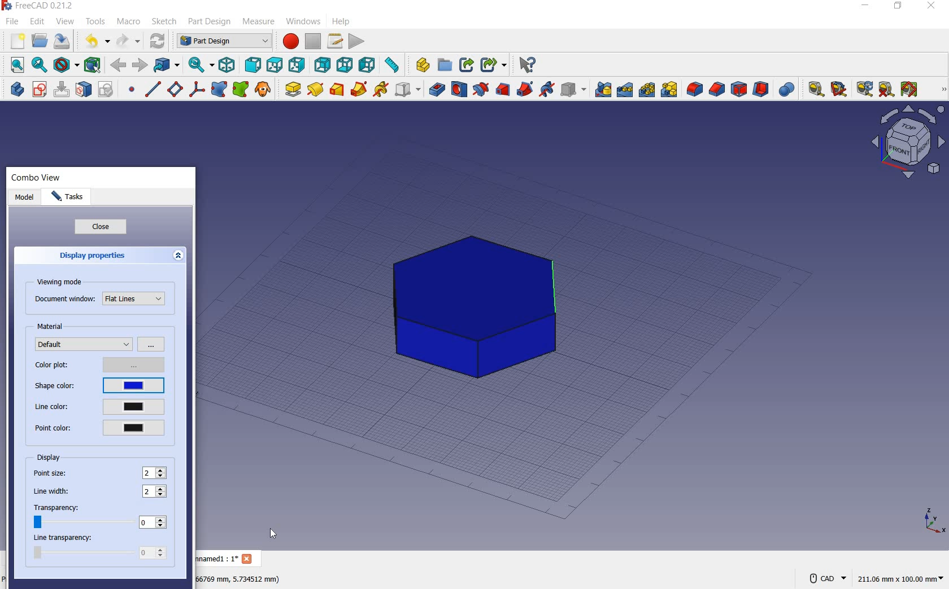 The height and width of the screenshot is (589, 949). What do you see at coordinates (134, 427) in the screenshot?
I see `current point color` at bounding box center [134, 427].